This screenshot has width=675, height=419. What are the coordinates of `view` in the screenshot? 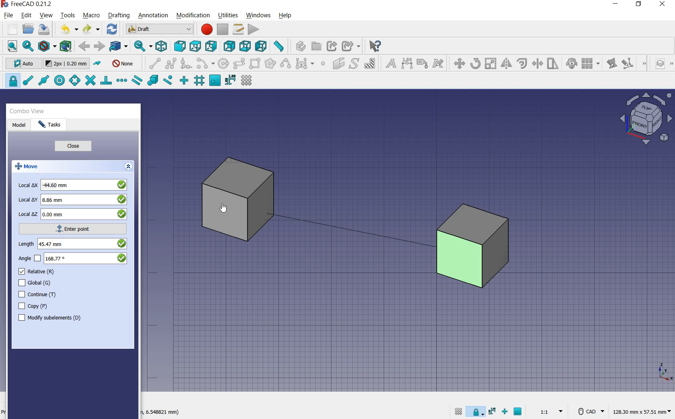 It's located at (46, 15).